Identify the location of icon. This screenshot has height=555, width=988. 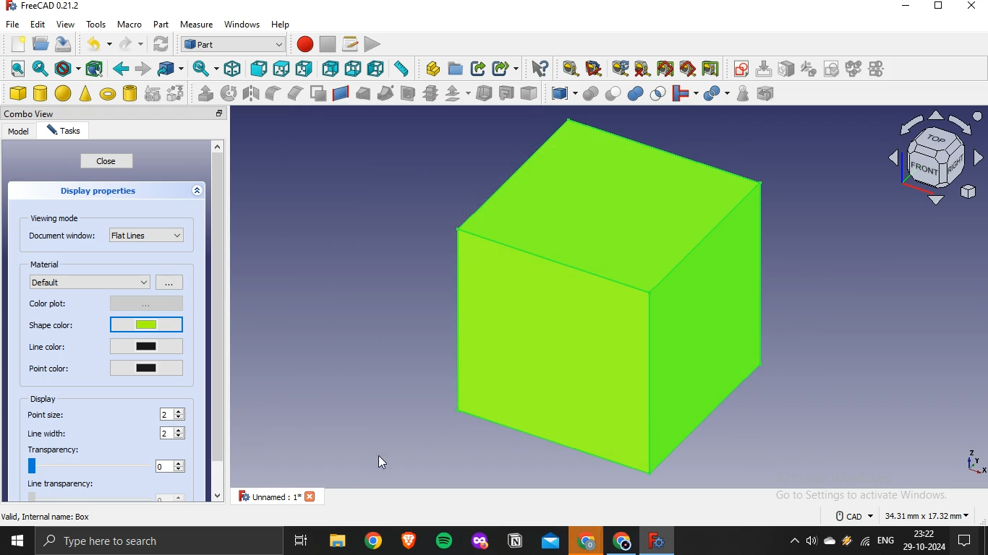
(809, 68).